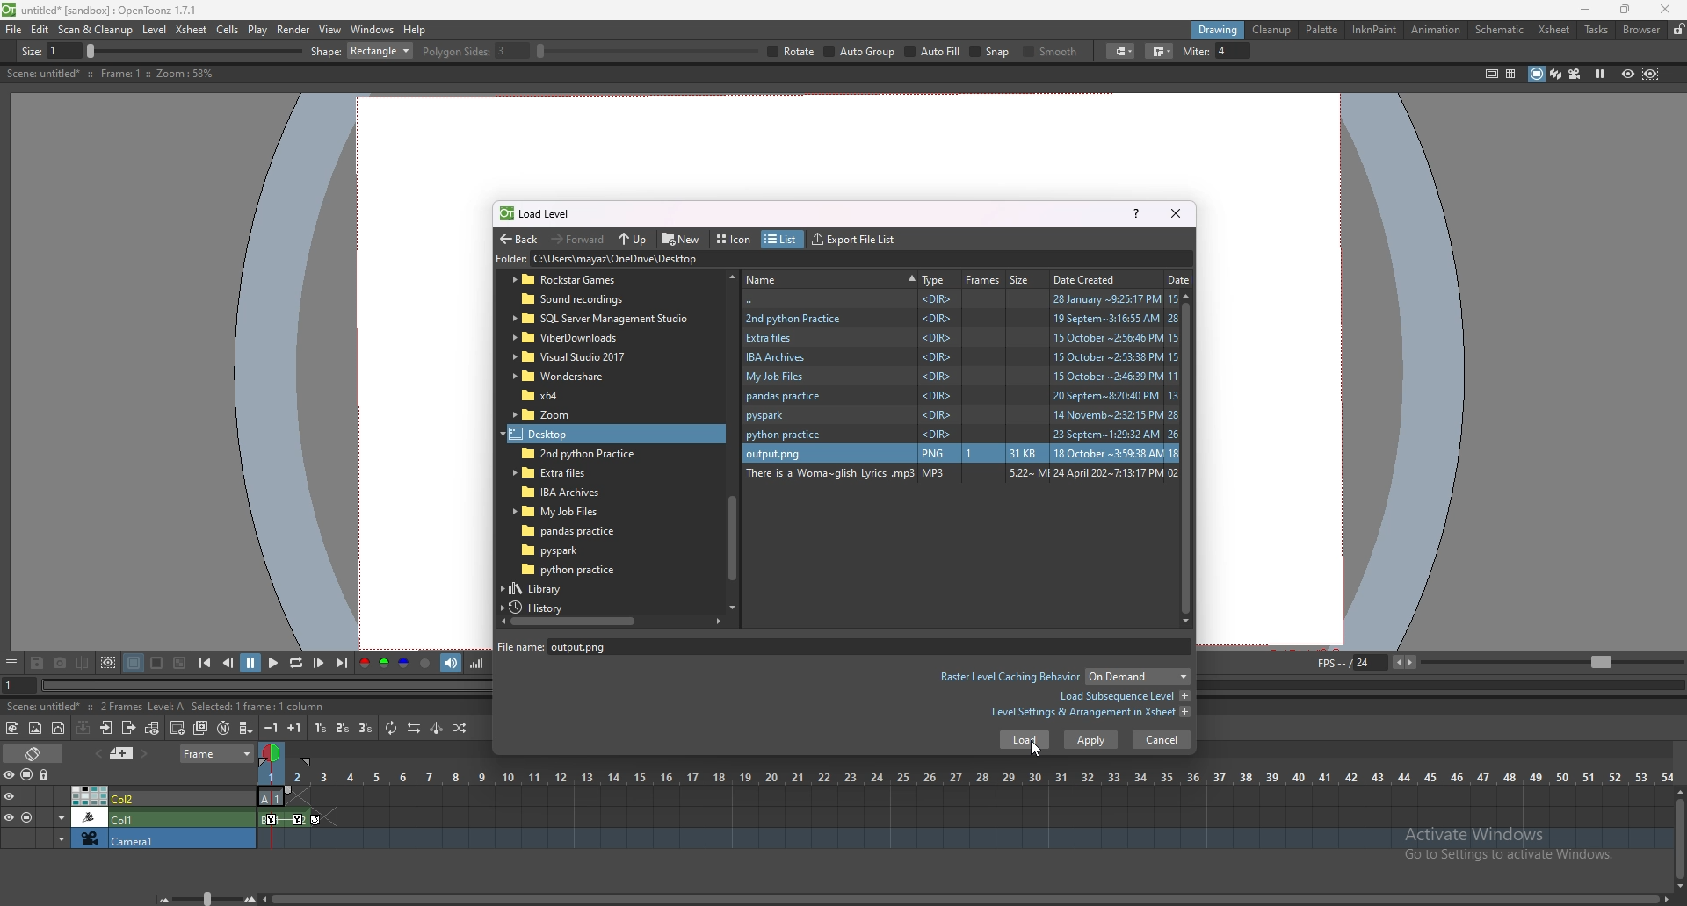  I want to click on list, so click(780, 240).